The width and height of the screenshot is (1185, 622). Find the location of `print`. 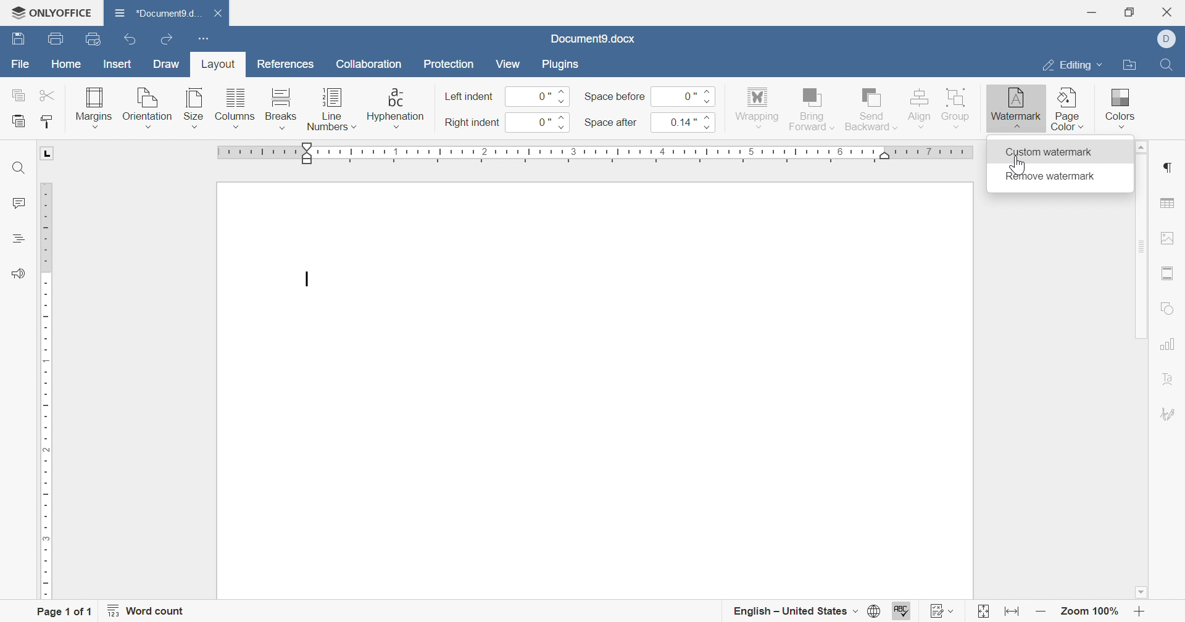

print is located at coordinates (54, 41).